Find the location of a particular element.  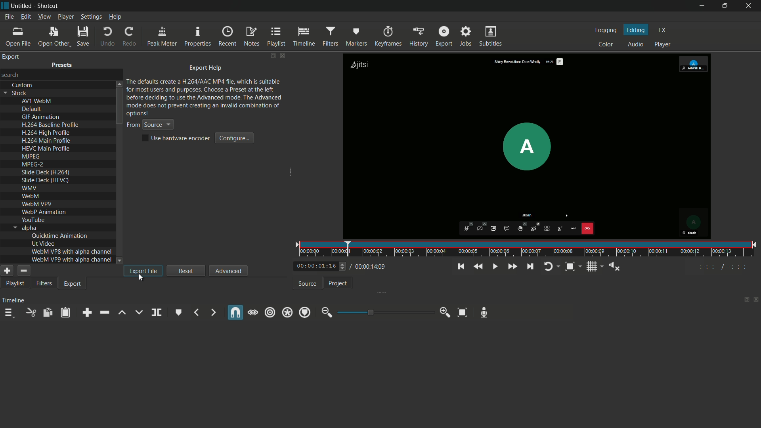

skip to the next point is located at coordinates (531, 267).